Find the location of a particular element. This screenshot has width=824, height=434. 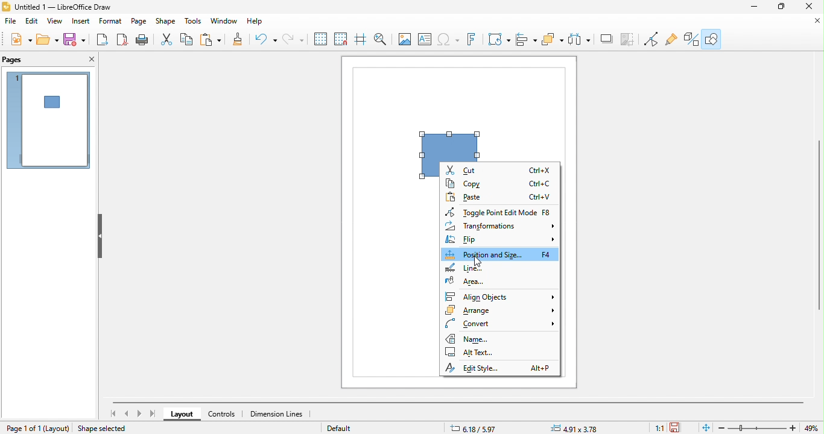

print is located at coordinates (142, 40).